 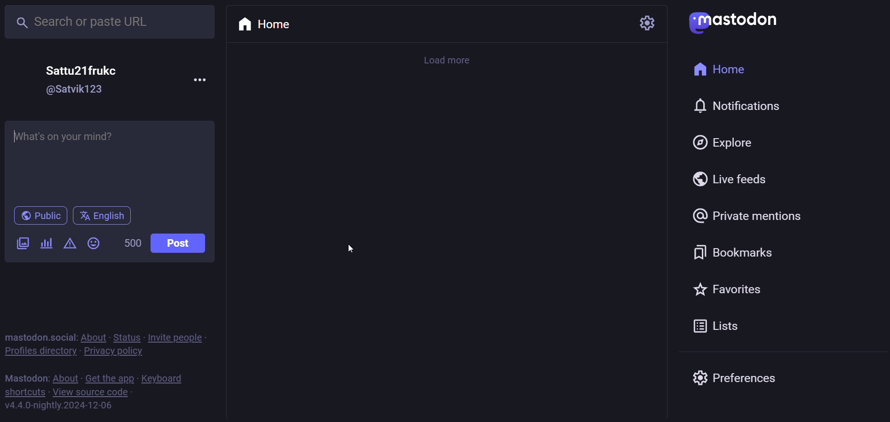 I want to click on setting, so click(x=637, y=24).